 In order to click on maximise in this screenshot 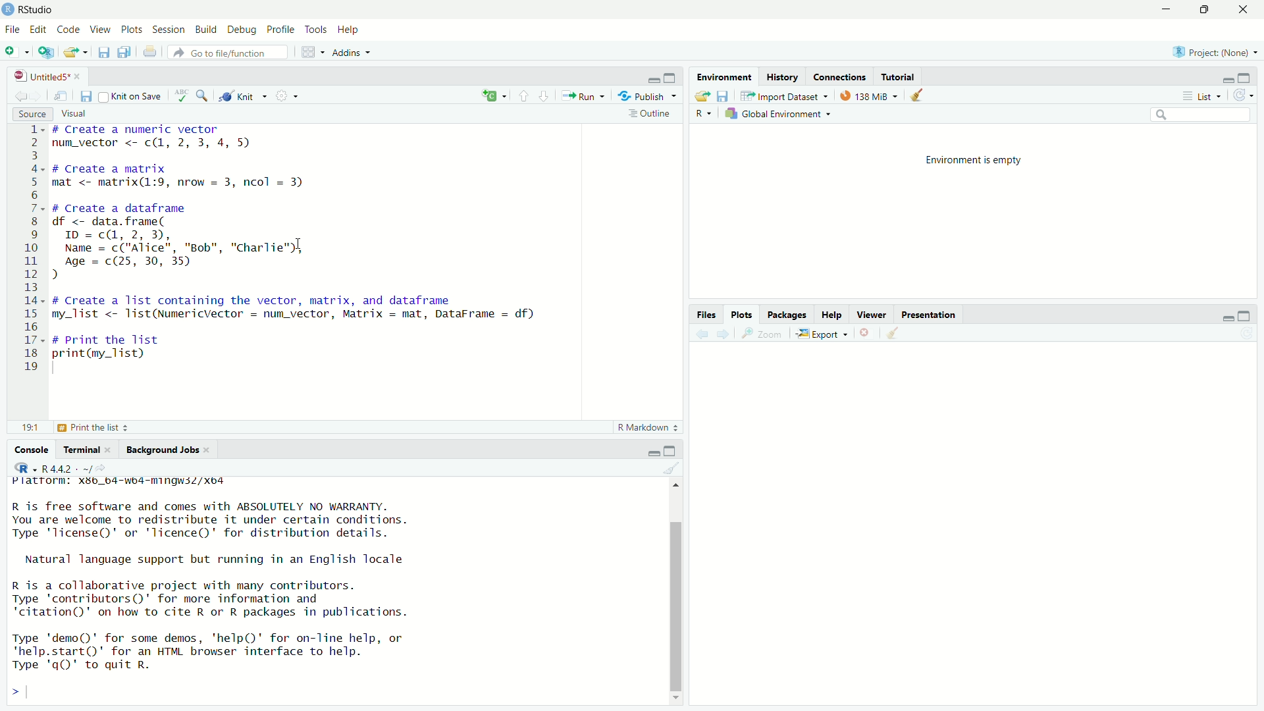, I will do `click(1250, 77)`.